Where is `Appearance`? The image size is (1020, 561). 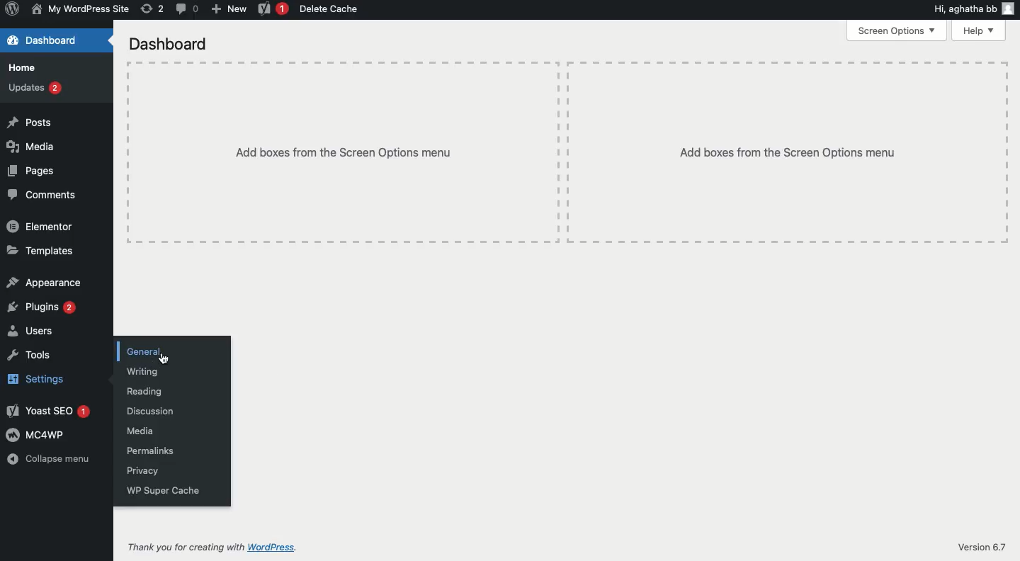
Appearance is located at coordinates (43, 283).